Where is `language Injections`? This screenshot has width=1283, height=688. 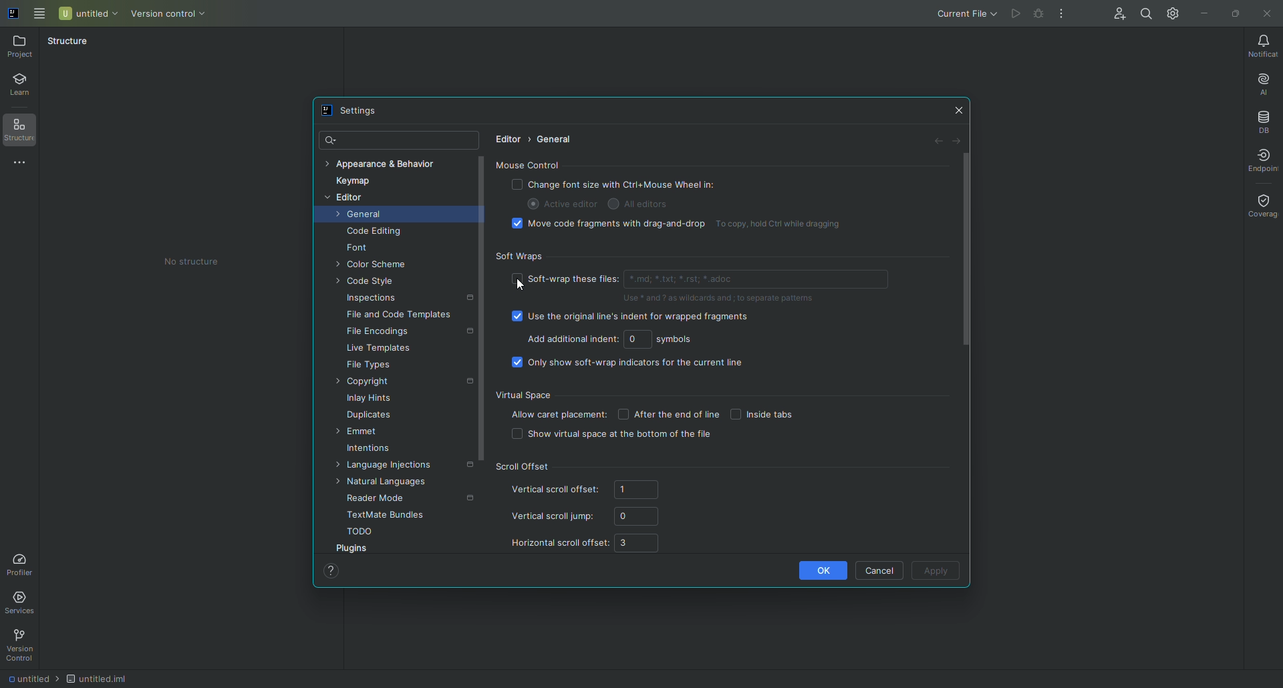
language Injections is located at coordinates (395, 468).